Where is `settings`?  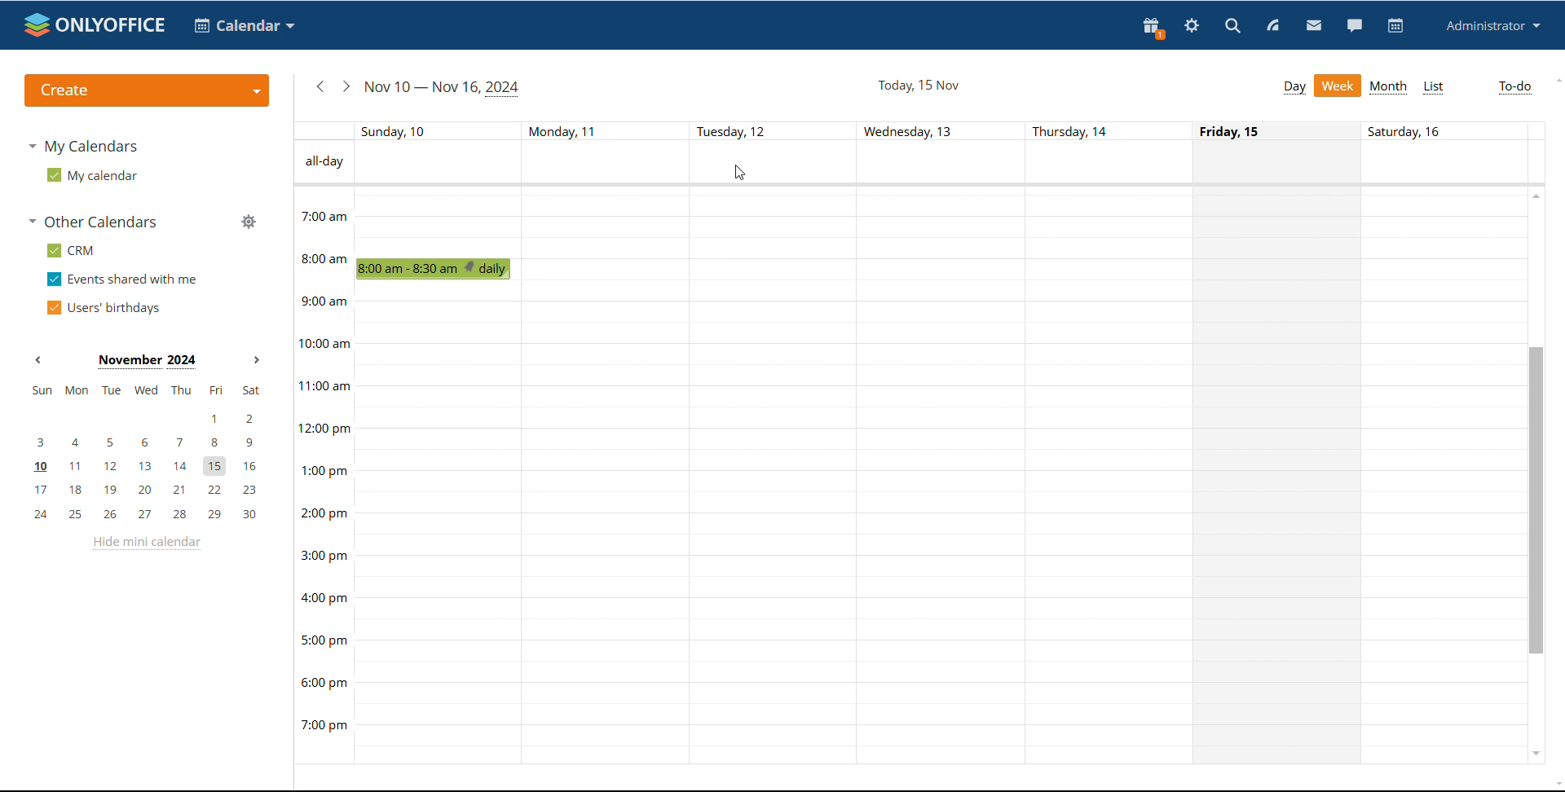
settings is located at coordinates (1192, 25).